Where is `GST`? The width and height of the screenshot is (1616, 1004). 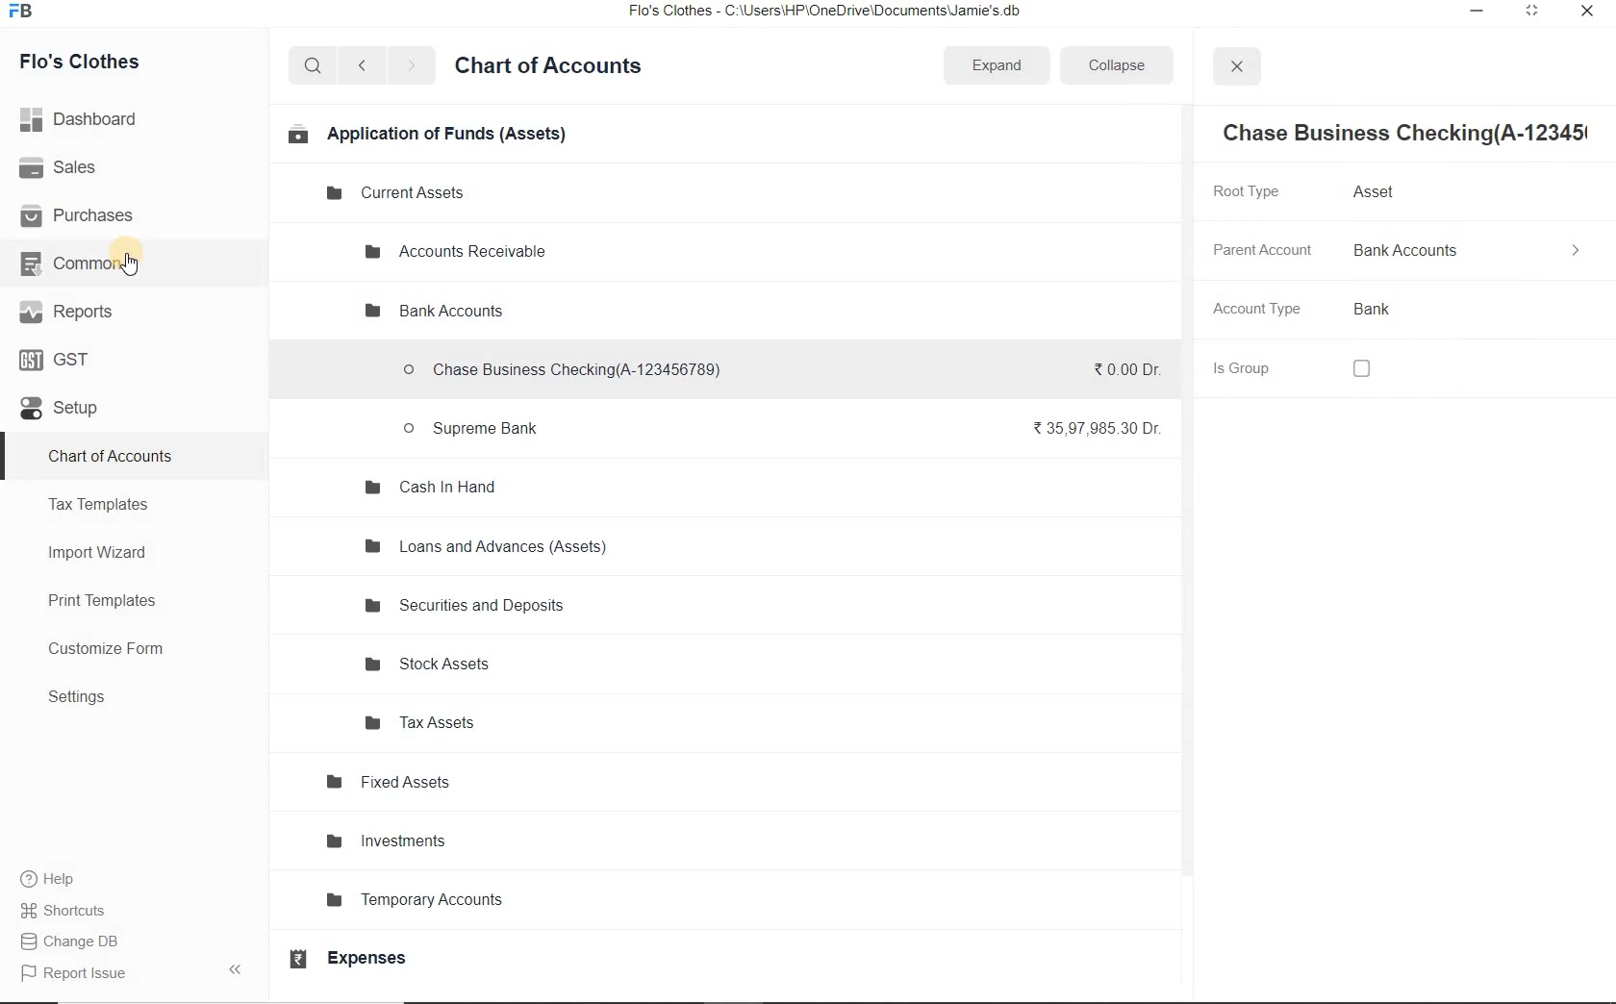 GST is located at coordinates (63, 358).